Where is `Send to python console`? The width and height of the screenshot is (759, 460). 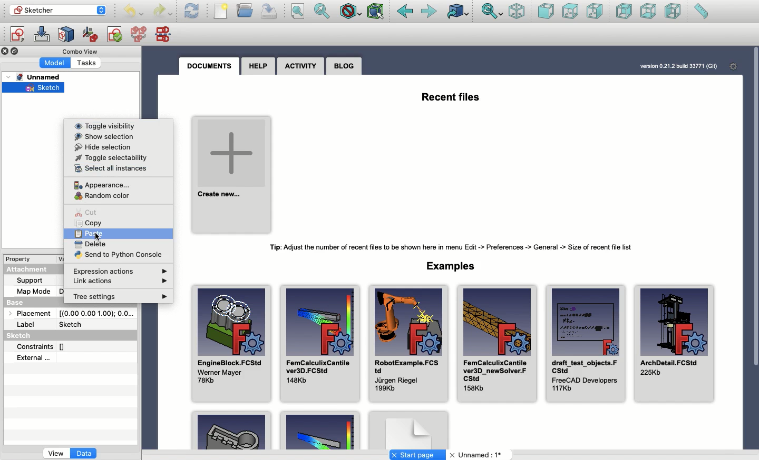 Send to python console is located at coordinates (116, 254).